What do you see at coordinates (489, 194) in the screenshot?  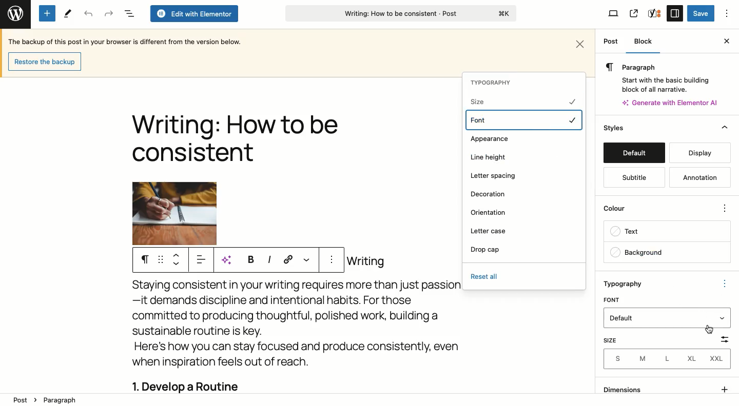 I see `Decoration` at bounding box center [489, 194].